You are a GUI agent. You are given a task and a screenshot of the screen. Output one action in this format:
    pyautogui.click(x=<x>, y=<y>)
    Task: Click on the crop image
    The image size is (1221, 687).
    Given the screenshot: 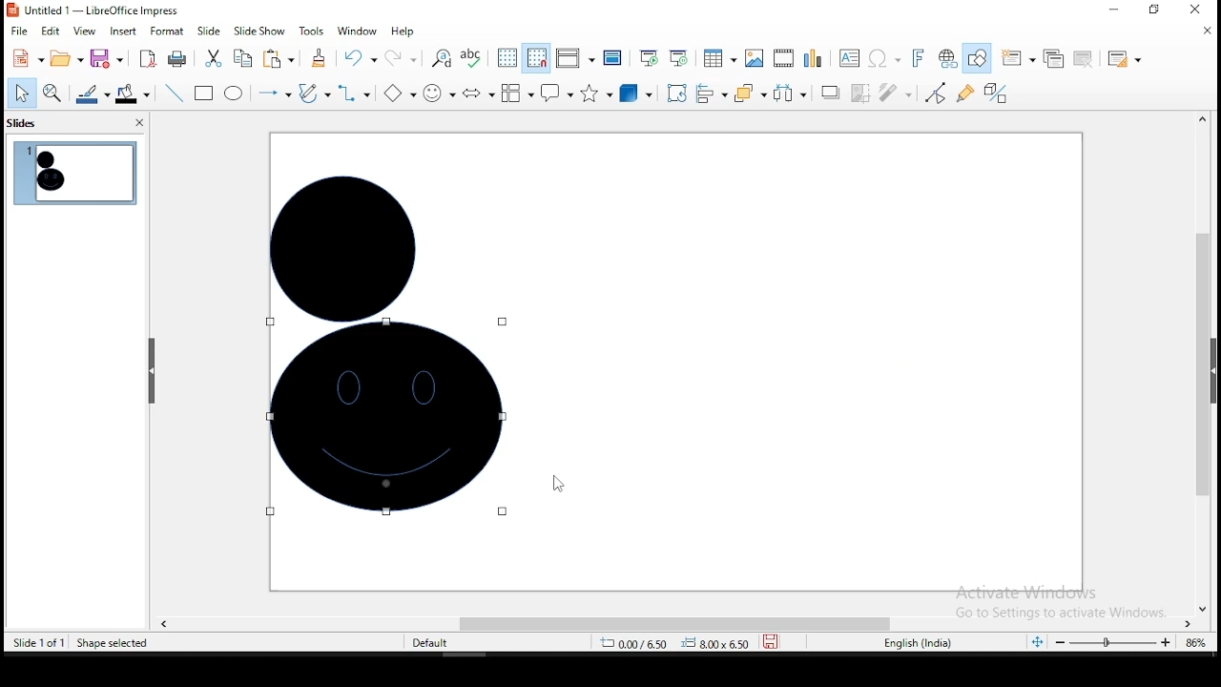 What is the action you would take?
    pyautogui.click(x=860, y=93)
    